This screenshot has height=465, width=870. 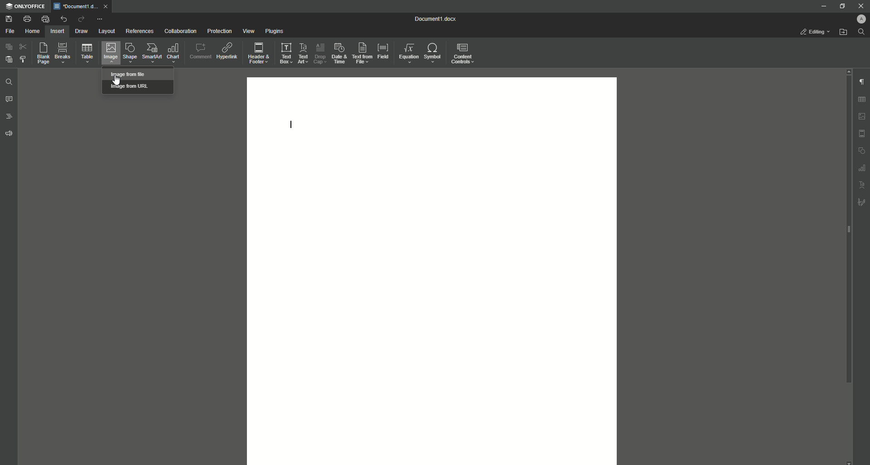 I want to click on Editing, so click(x=811, y=32).